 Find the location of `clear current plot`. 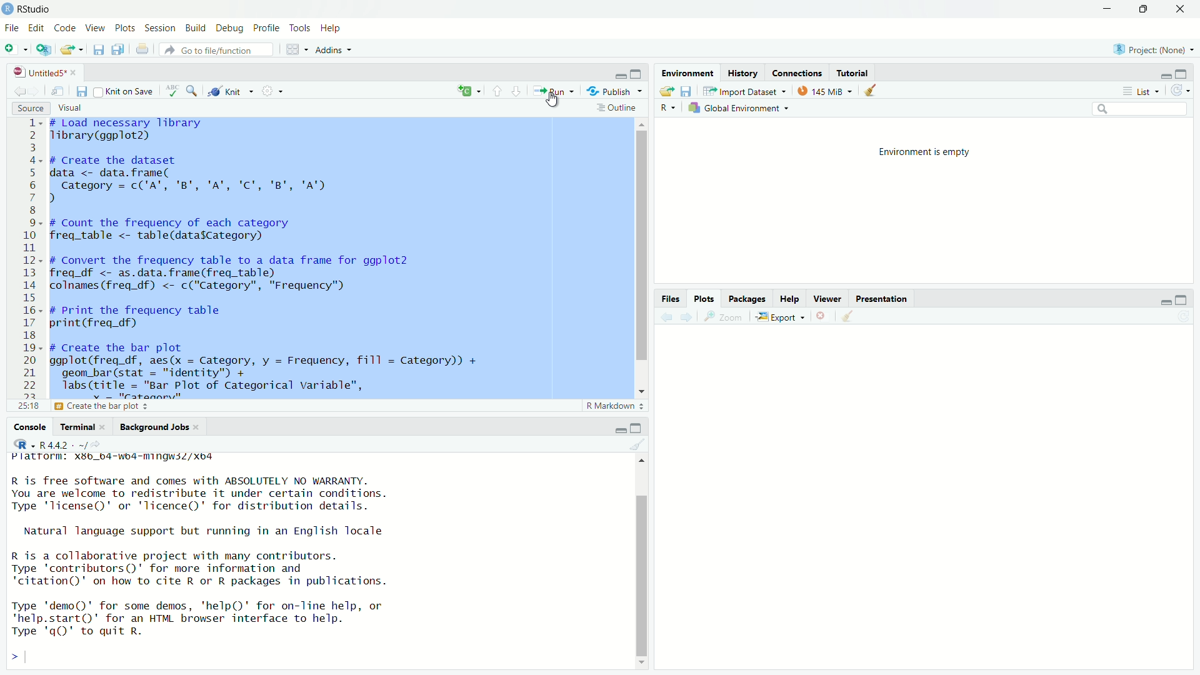

clear current plot is located at coordinates (822, 316).